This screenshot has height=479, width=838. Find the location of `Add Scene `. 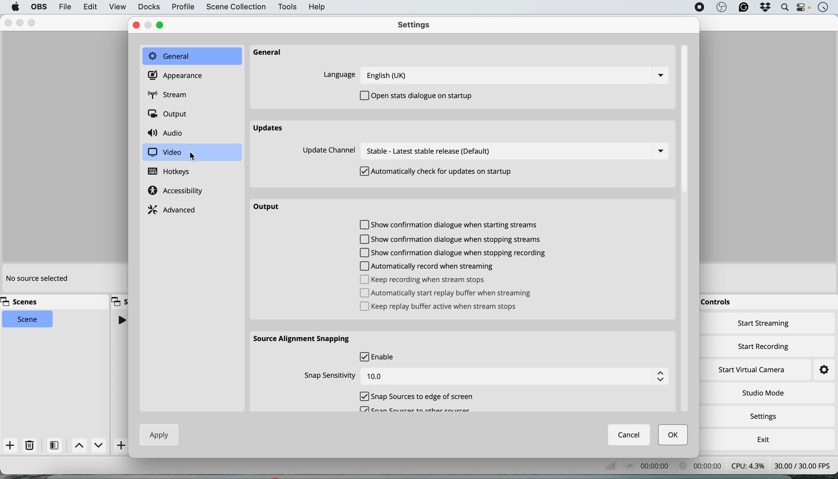

Add Scene  is located at coordinates (122, 445).